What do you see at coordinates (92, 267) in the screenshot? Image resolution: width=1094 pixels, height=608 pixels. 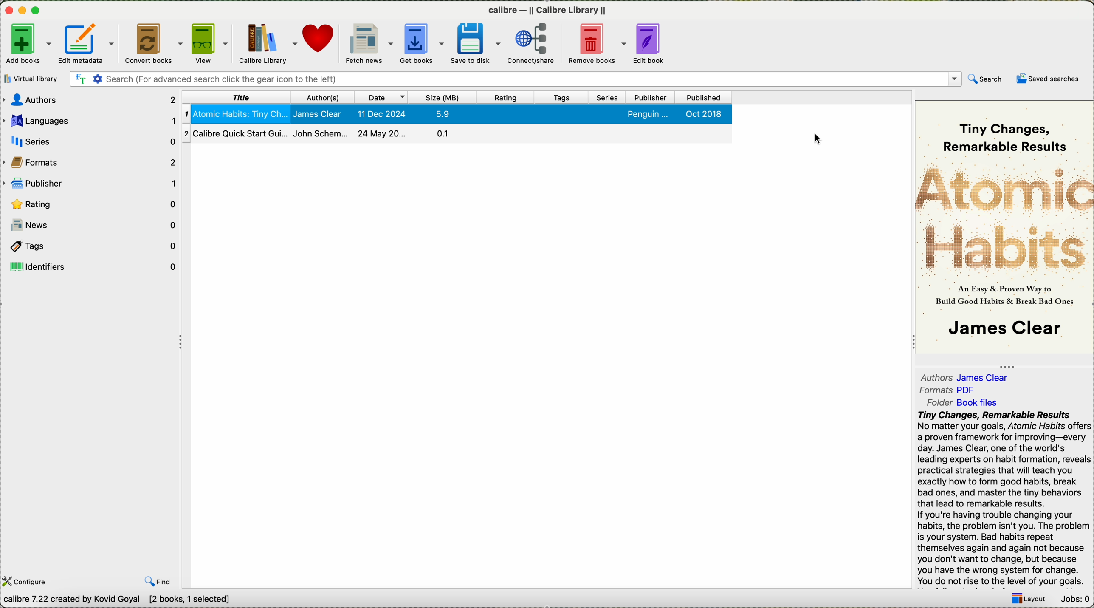 I see `identifiers` at bounding box center [92, 267].